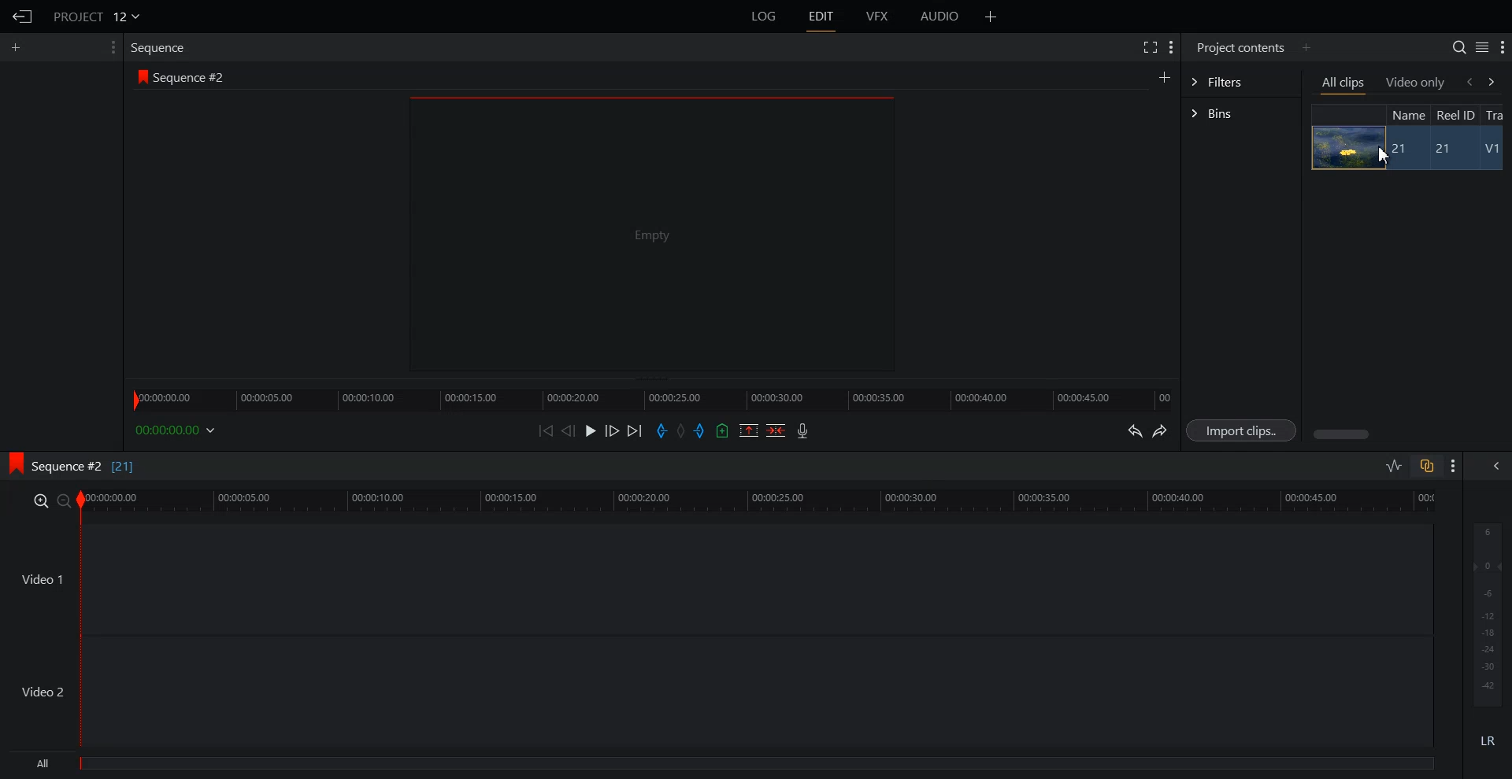  What do you see at coordinates (1244, 431) in the screenshot?
I see `Import clips` at bounding box center [1244, 431].